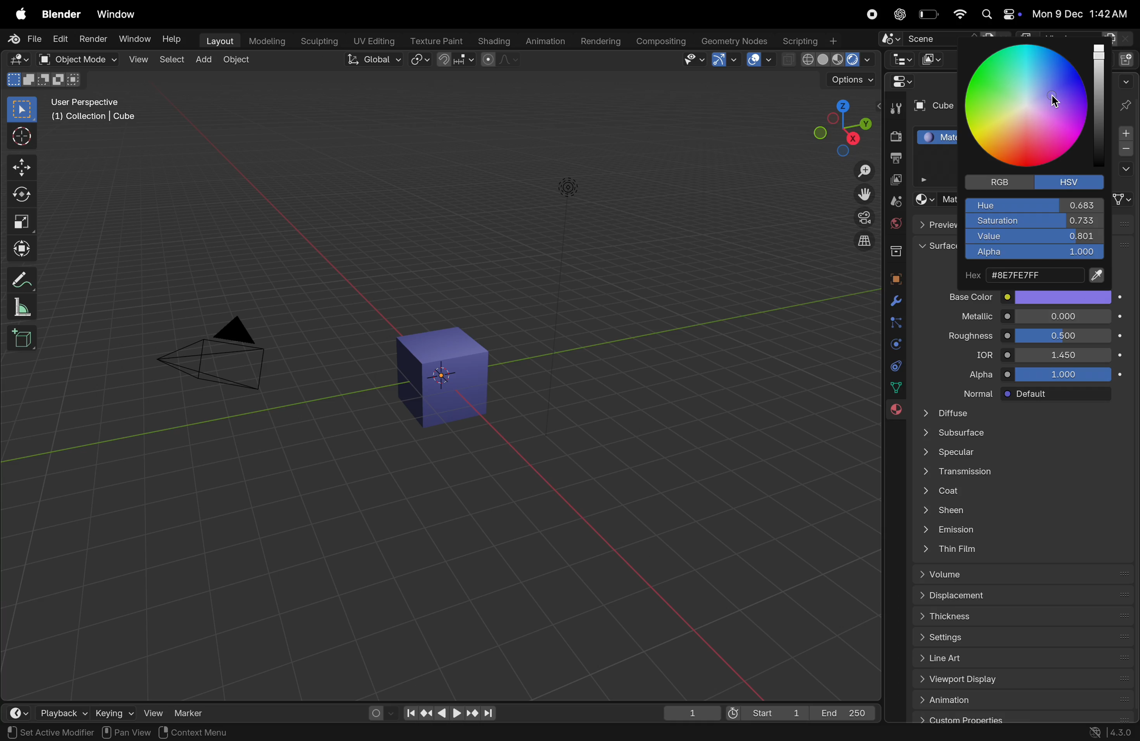 Image resolution: width=1140 pixels, height=741 pixels. I want to click on 1.450, so click(1064, 354).